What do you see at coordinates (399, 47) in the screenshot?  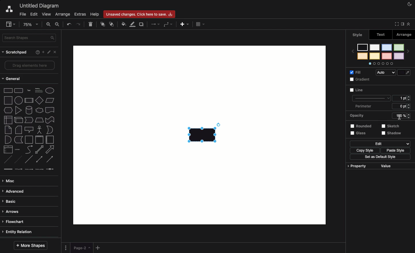 I see `color 1` at bounding box center [399, 47].